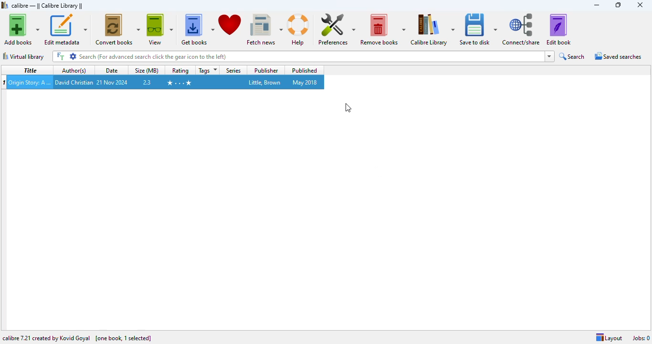  What do you see at coordinates (233, 71) in the screenshot?
I see `series` at bounding box center [233, 71].